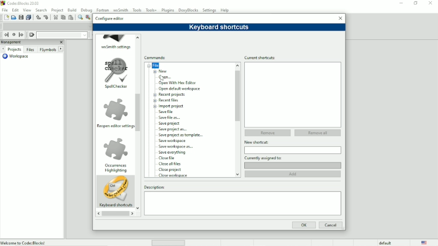 The image size is (438, 246). Describe the element at coordinates (172, 106) in the screenshot. I see `Import project` at that location.